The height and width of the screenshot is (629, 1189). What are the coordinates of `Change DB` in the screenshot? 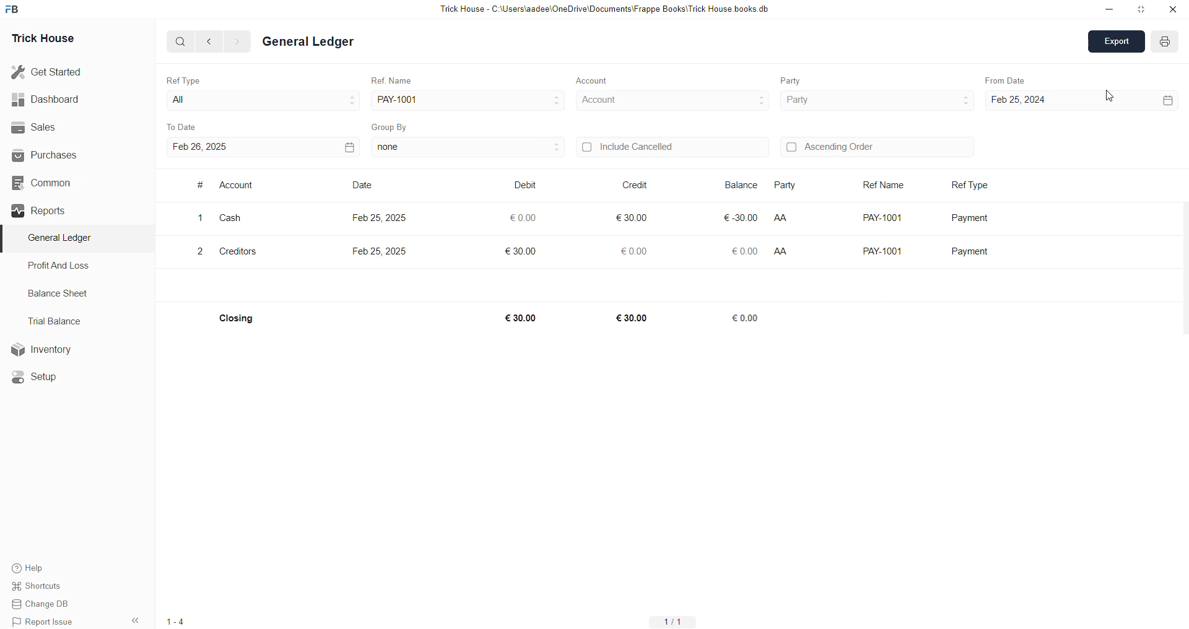 It's located at (47, 605).